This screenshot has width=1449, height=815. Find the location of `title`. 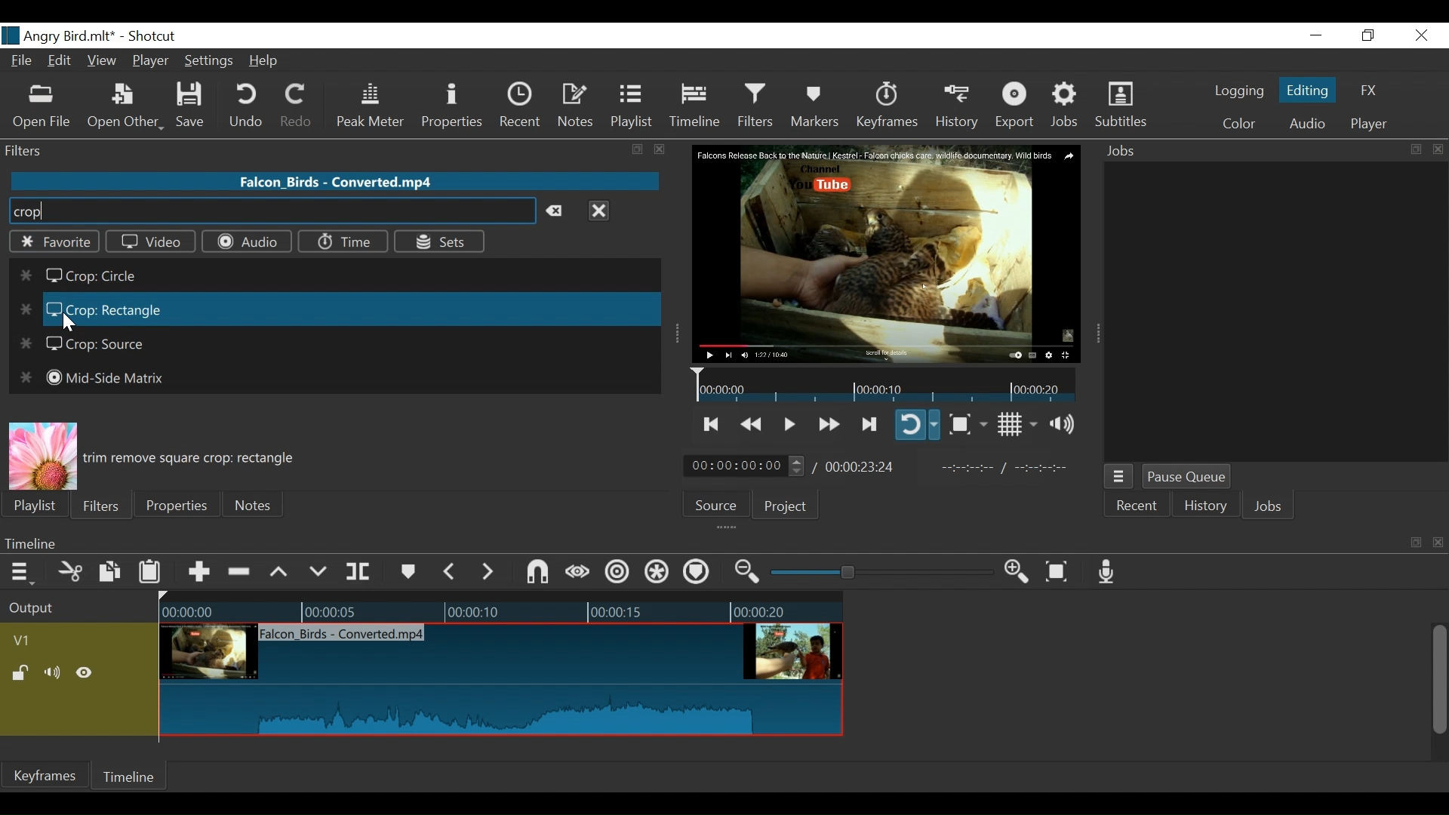

title is located at coordinates (112, 35).